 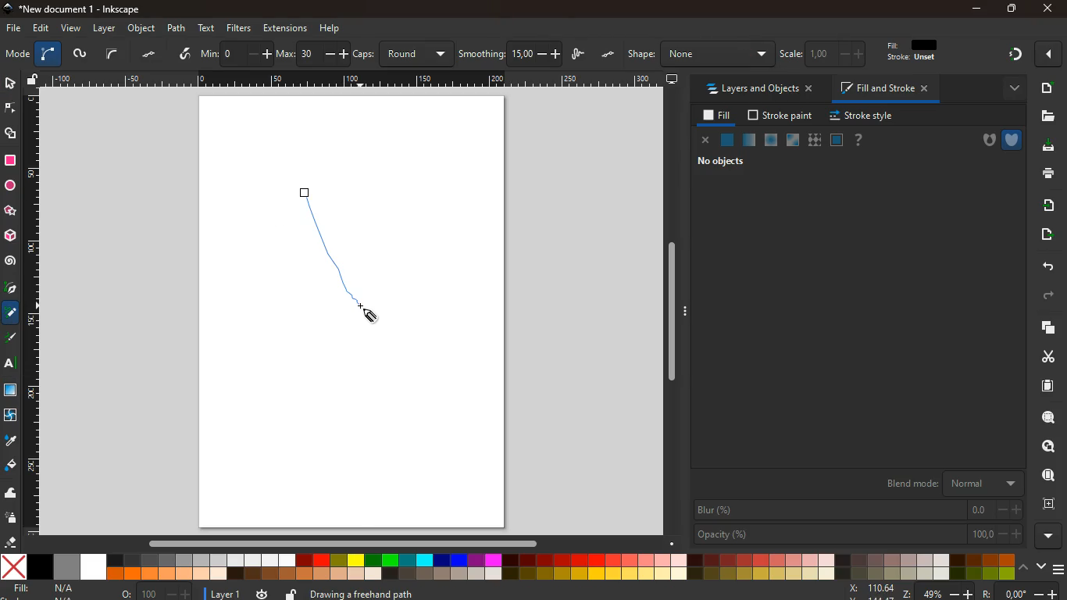 What do you see at coordinates (794, 141) in the screenshot?
I see `window` at bounding box center [794, 141].